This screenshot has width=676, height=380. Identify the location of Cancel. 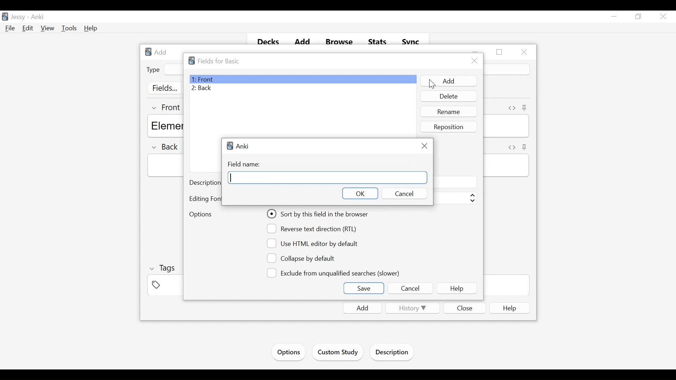
(411, 289).